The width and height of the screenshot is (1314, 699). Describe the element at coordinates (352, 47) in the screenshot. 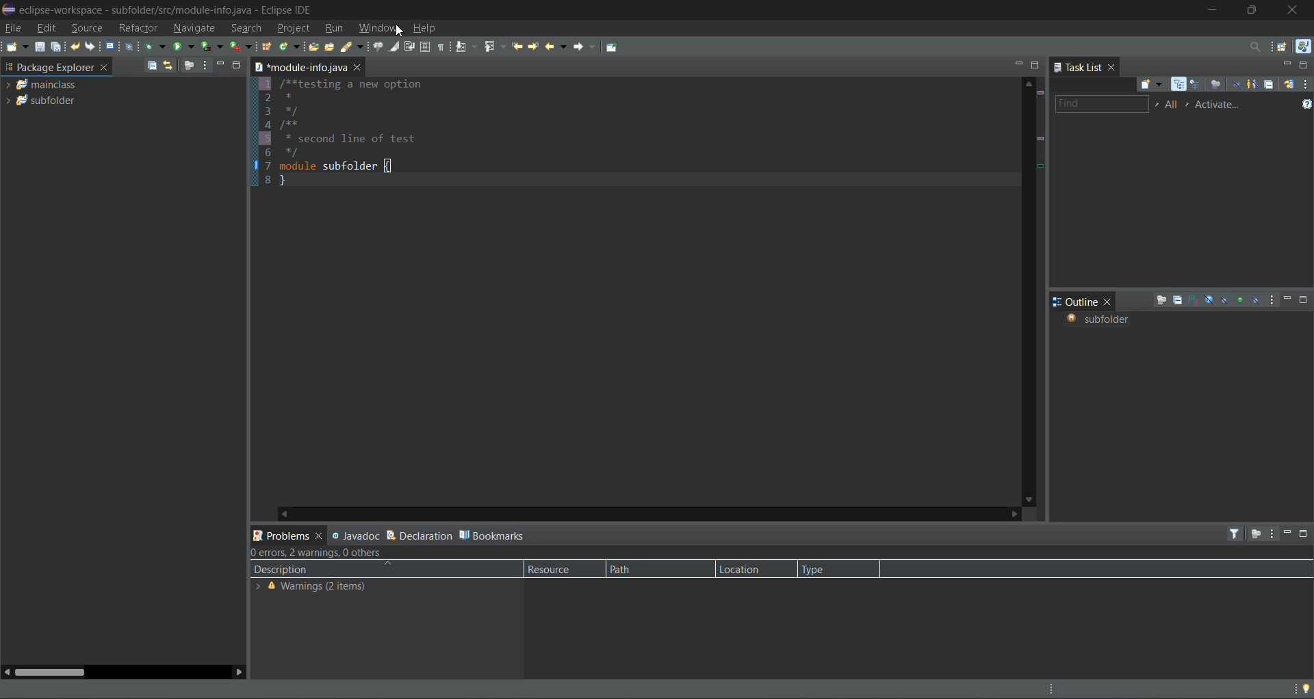

I see `search` at that location.